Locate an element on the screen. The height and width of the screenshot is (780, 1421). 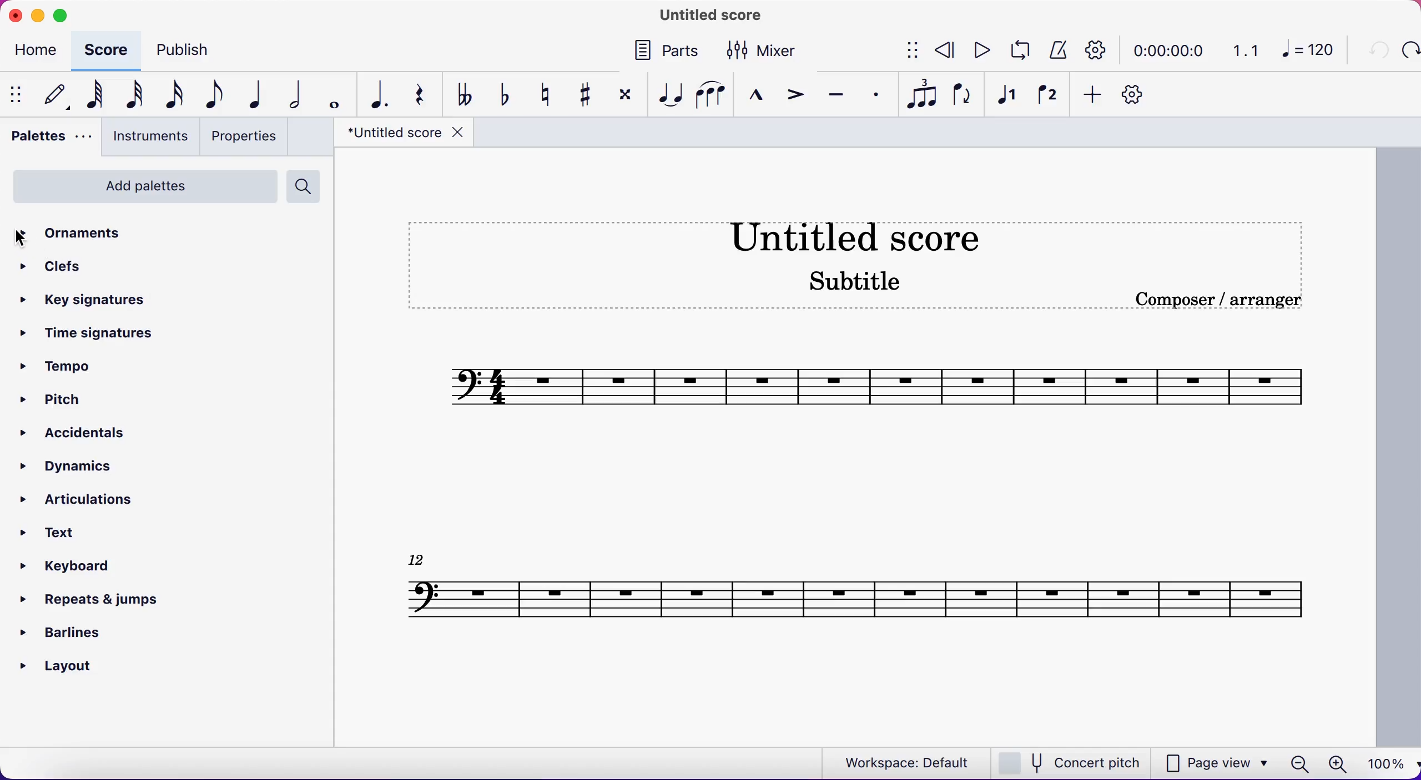
page view is located at coordinates (1218, 762).